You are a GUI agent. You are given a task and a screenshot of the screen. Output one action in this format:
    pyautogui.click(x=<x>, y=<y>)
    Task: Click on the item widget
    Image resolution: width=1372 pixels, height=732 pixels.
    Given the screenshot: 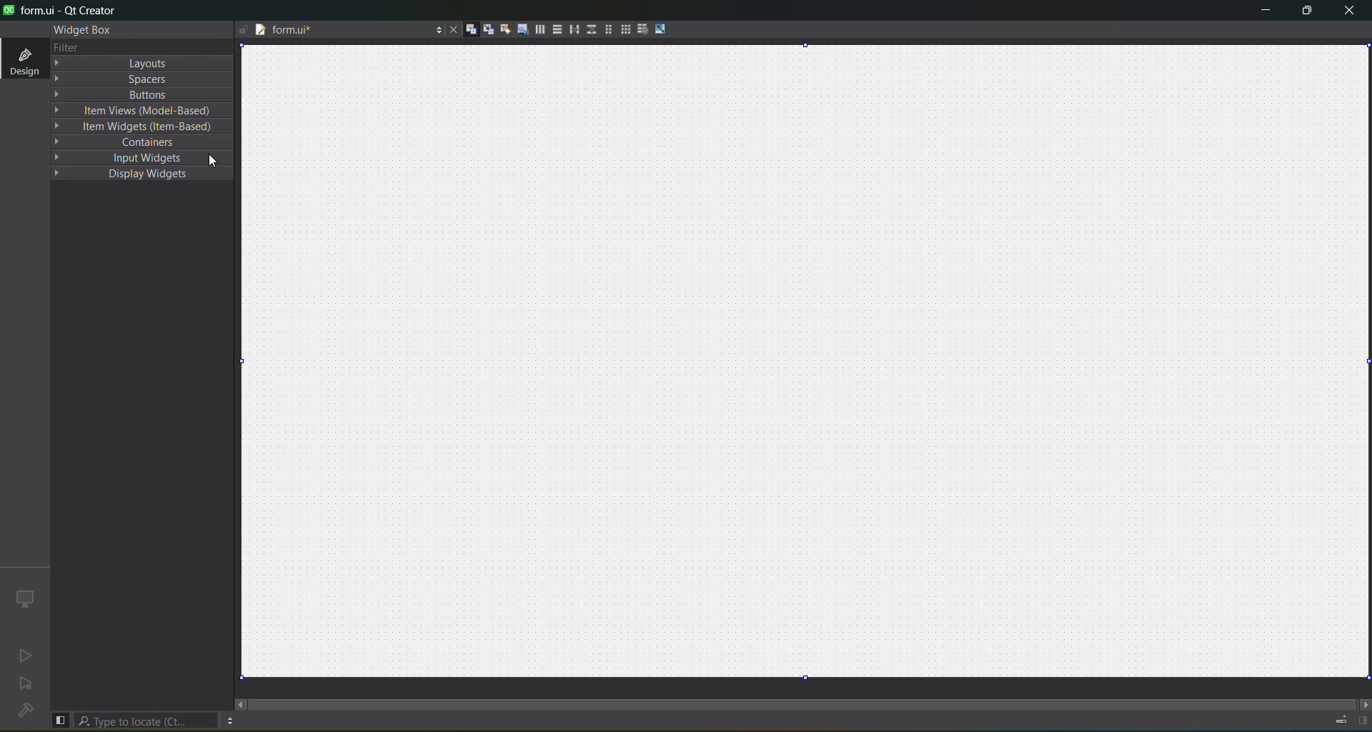 What is the action you would take?
    pyautogui.click(x=136, y=127)
    